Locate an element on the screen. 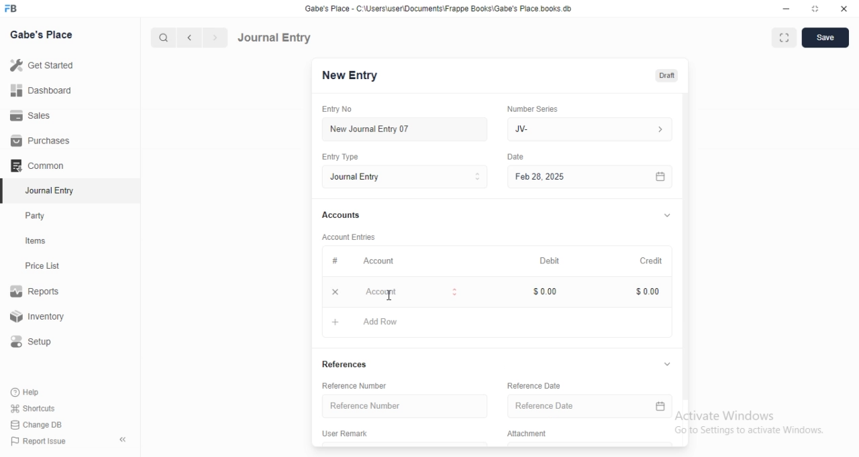  # Account is located at coordinates (361, 261).